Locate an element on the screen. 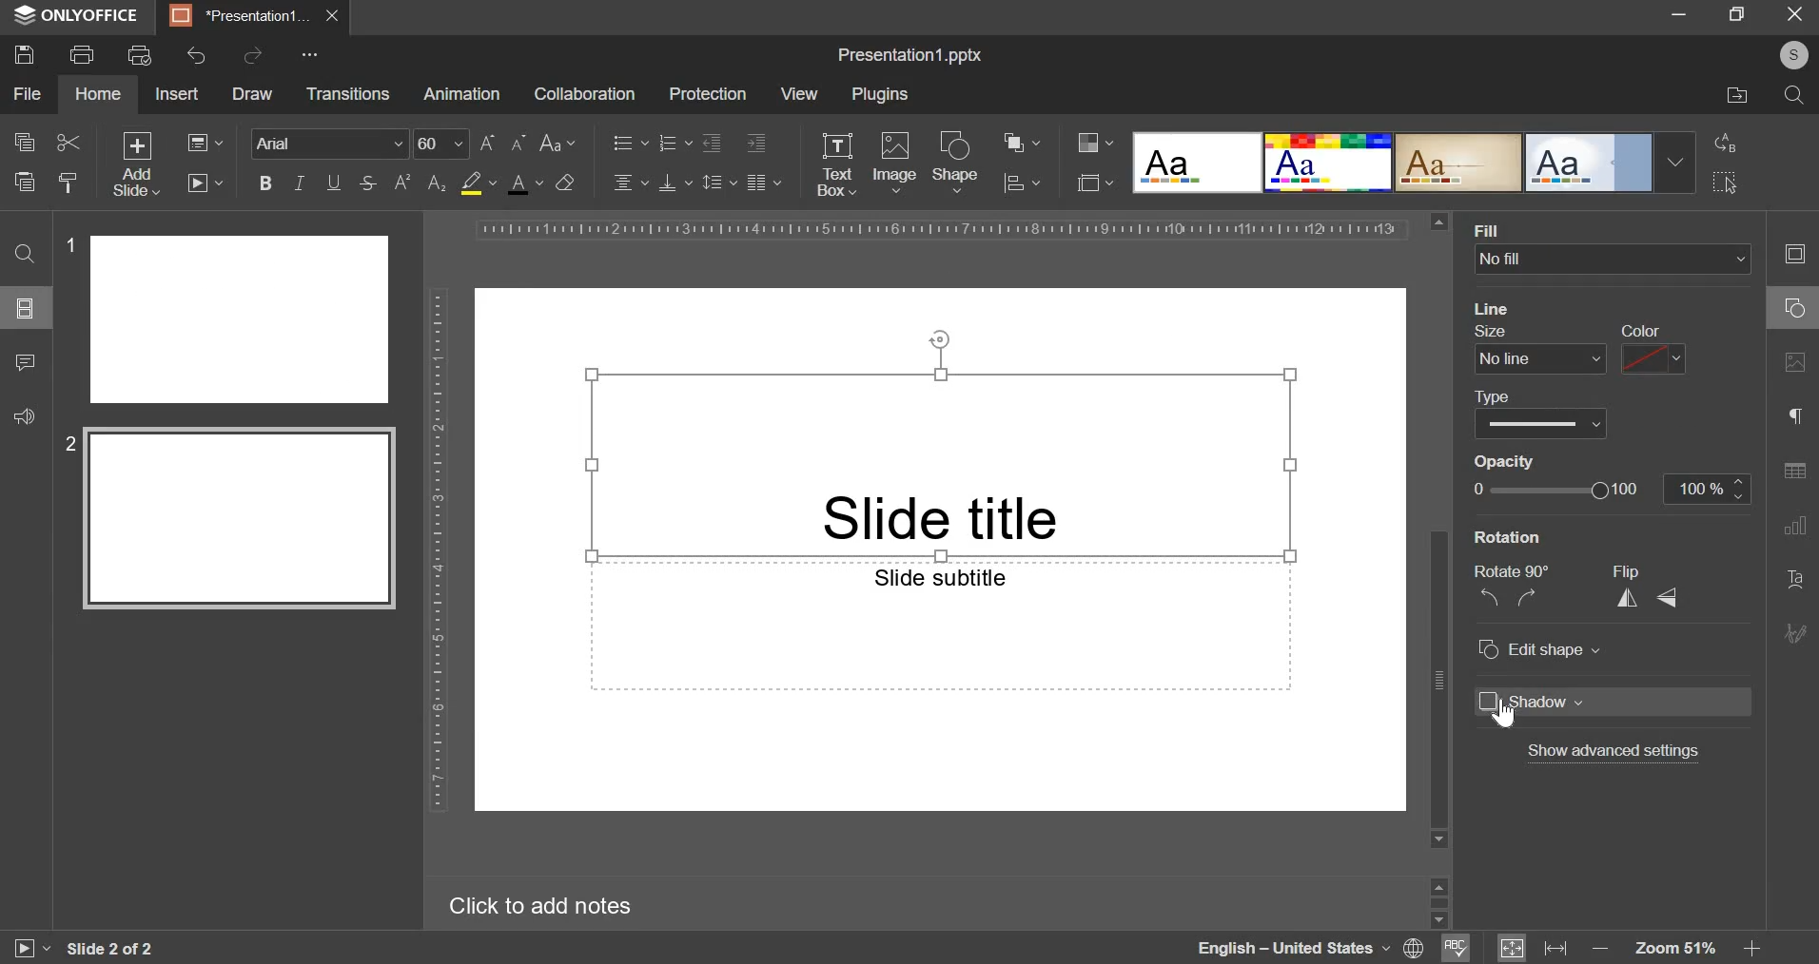 The height and width of the screenshot is (964, 1819). decrease indent is located at coordinates (711, 143).